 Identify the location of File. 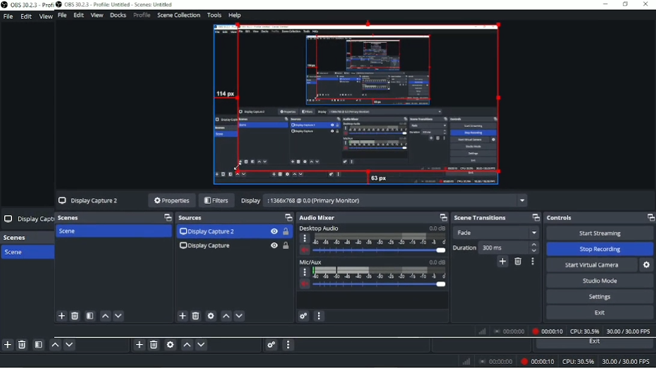
(10, 16).